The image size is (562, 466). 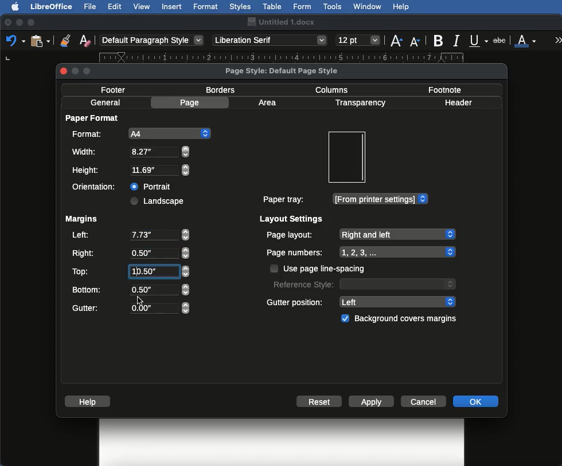 I want to click on View, so click(x=142, y=6).